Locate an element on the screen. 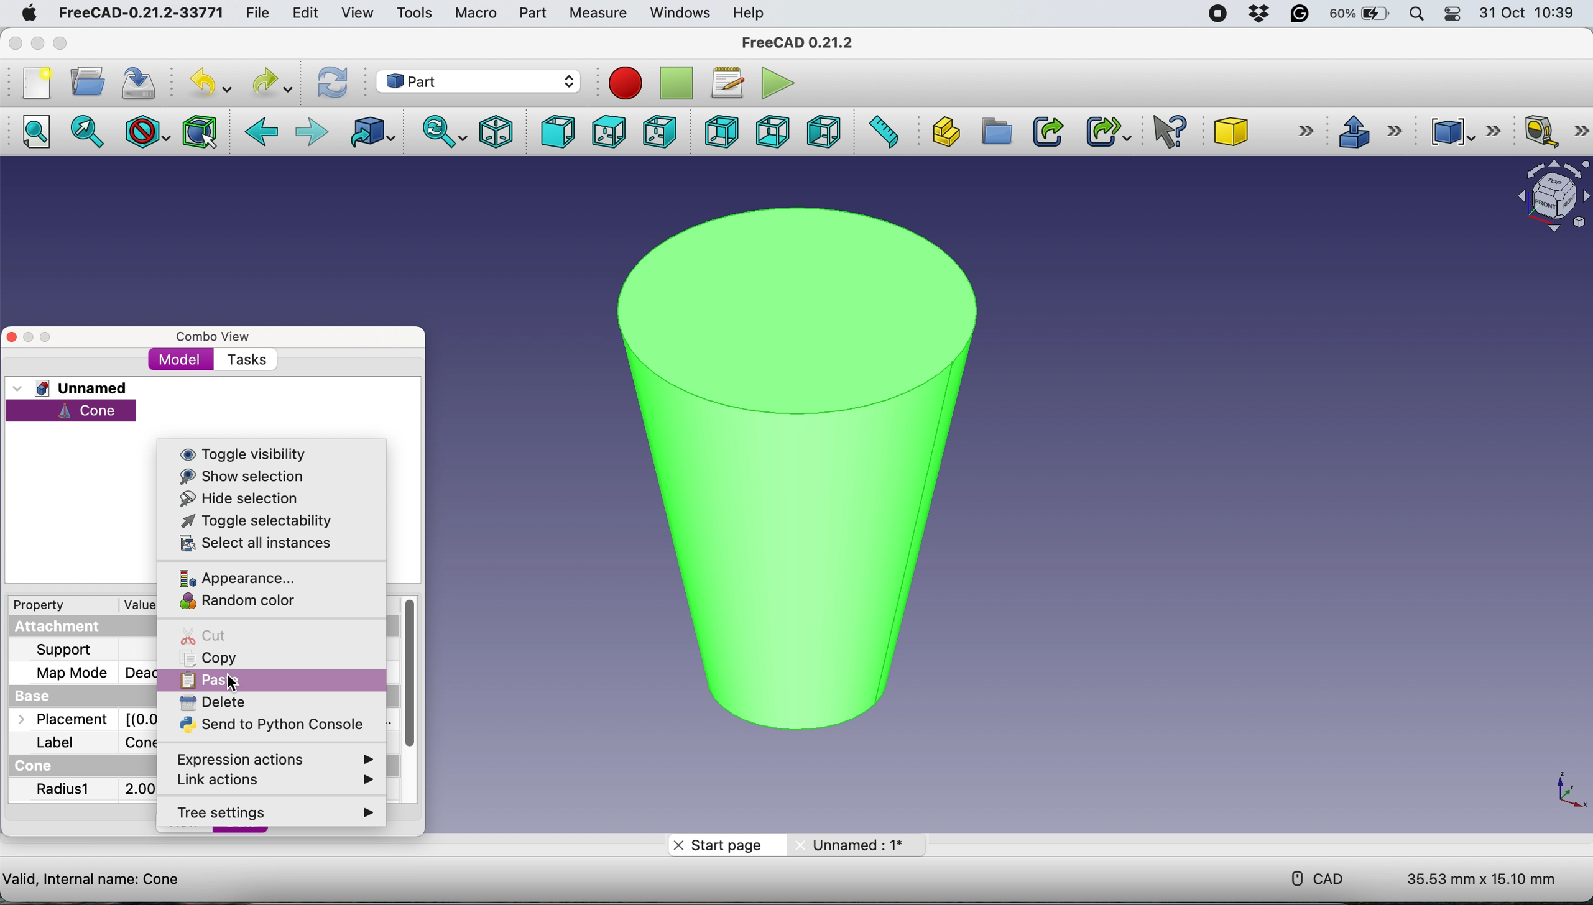  freecad 0.21.2 is located at coordinates (795, 42).